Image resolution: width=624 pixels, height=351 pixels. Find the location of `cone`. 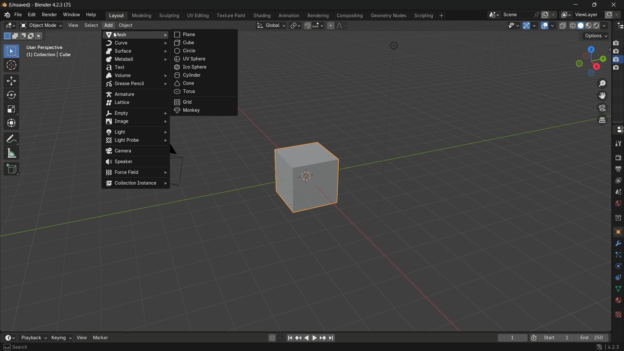

cone is located at coordinates (204, 84).